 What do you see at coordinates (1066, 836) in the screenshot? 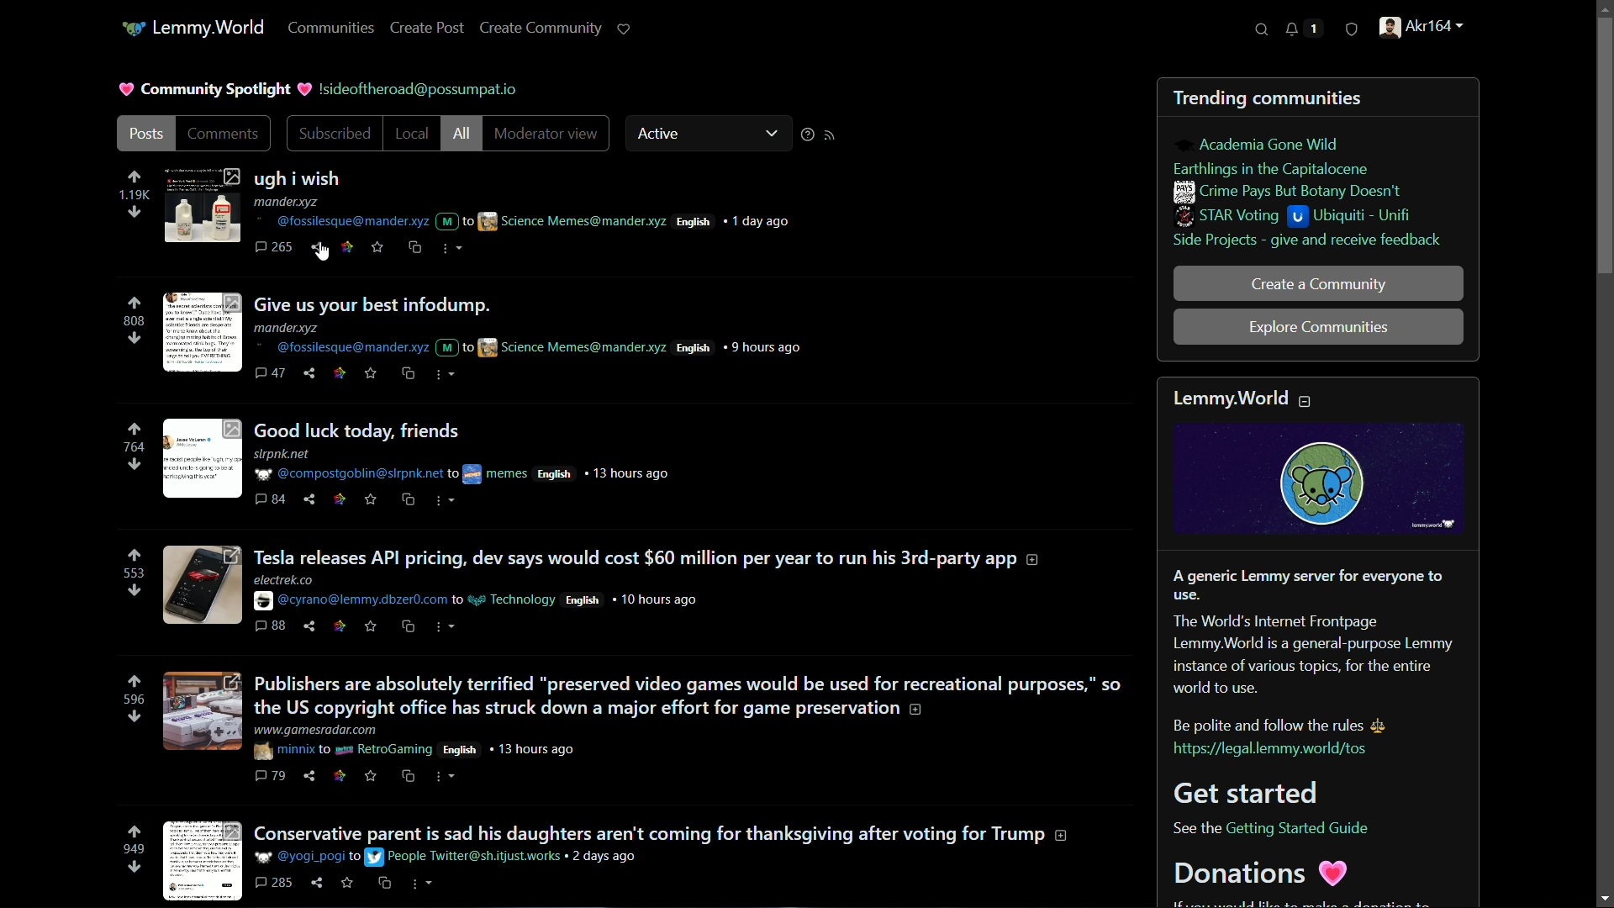
I see `more information` at bounding box center [1066, 836].